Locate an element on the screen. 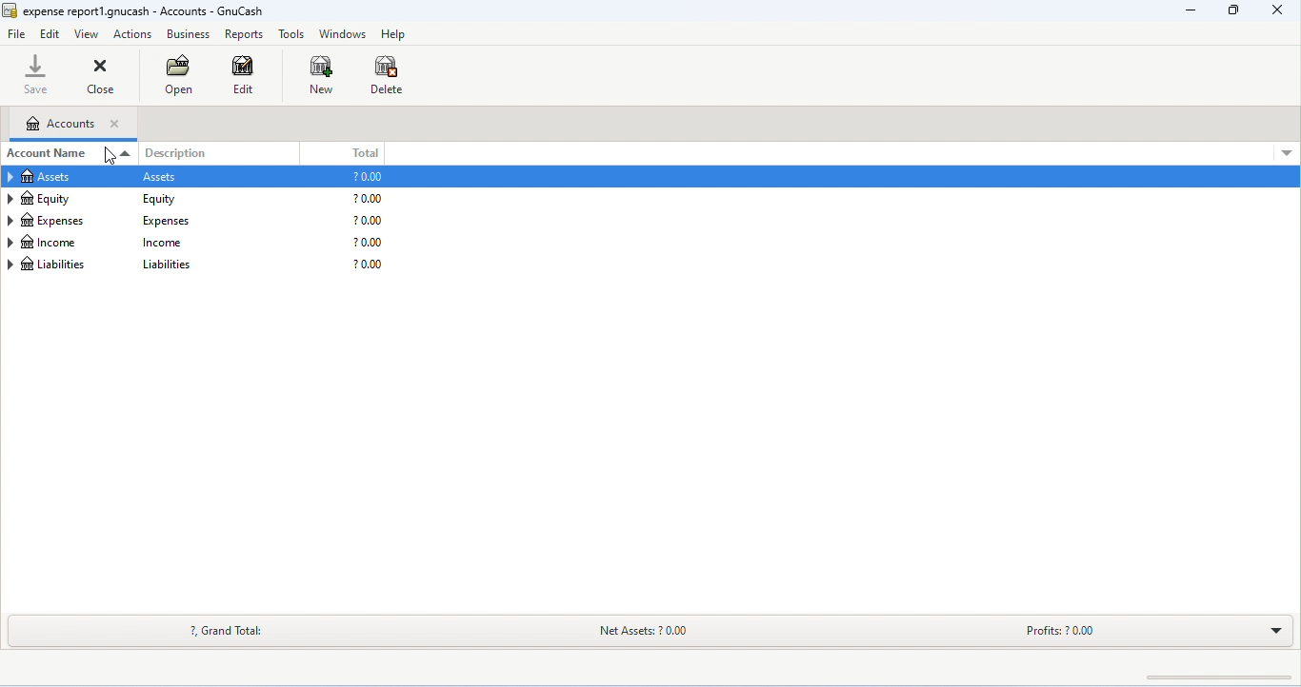  arrow is located at coordinates (9, 199).